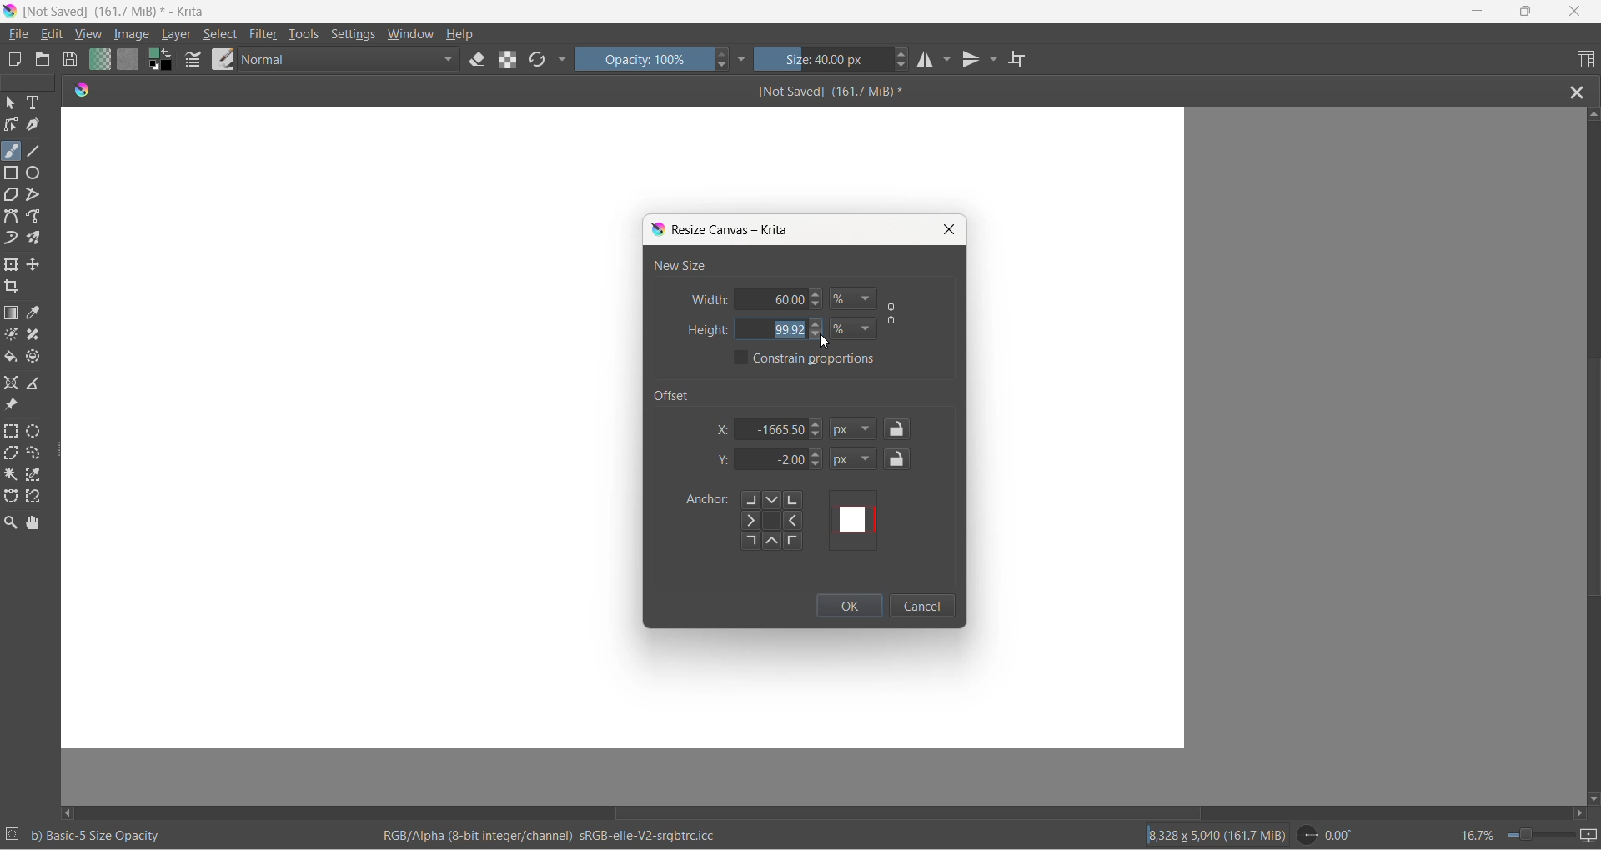  What do you see at coordinates (461, 34) in the screenshot?
I see `help` at bounding box center [461, 34].